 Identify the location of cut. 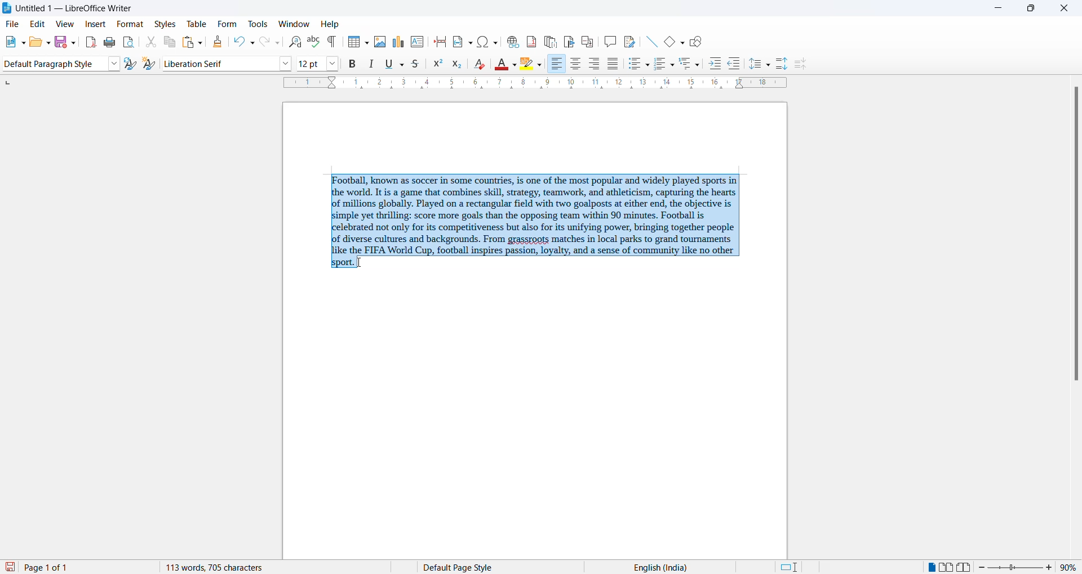
(150, 40).